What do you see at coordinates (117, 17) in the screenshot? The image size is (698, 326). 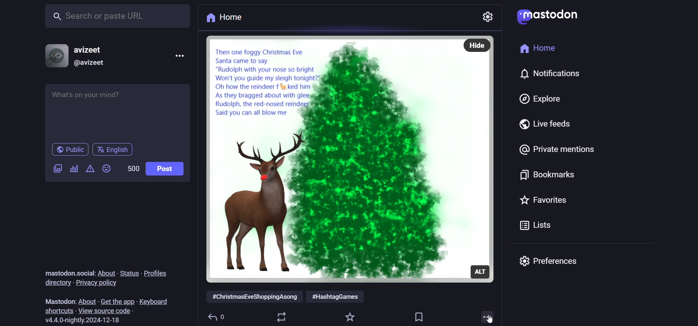 I see `search bar` at bounding box center [117, 17].